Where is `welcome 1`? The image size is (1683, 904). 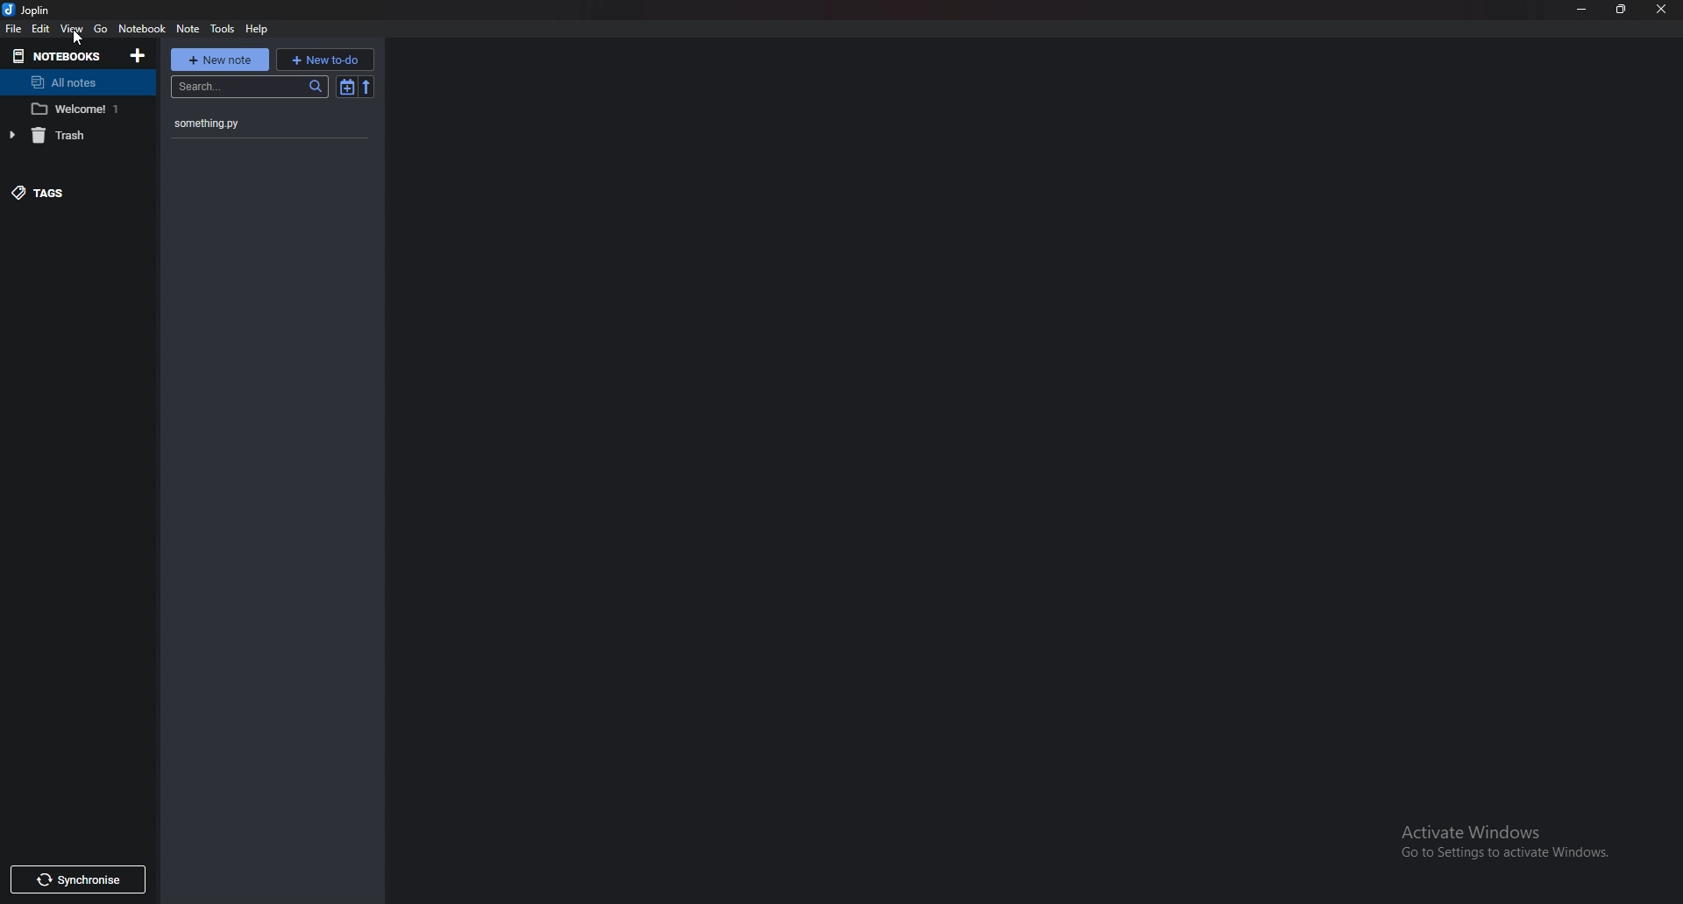
welcome 1 is located at coordinates (78, 110).